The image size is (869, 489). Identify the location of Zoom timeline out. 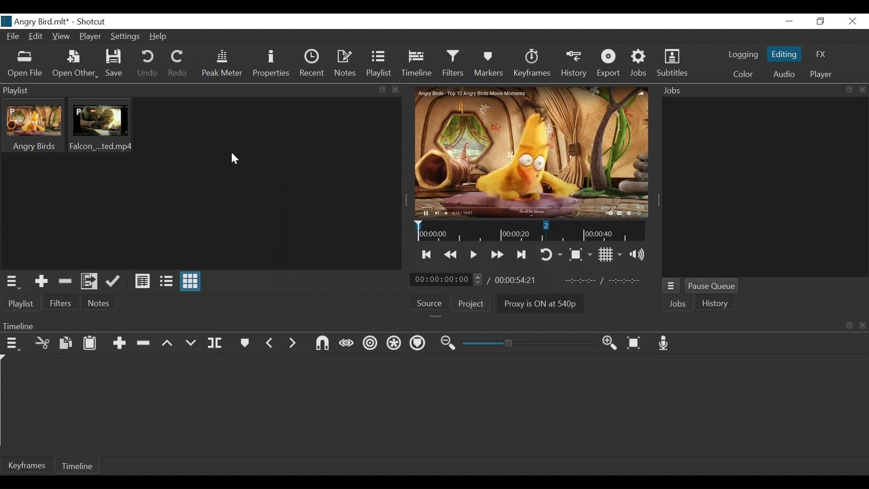
(445, 343).